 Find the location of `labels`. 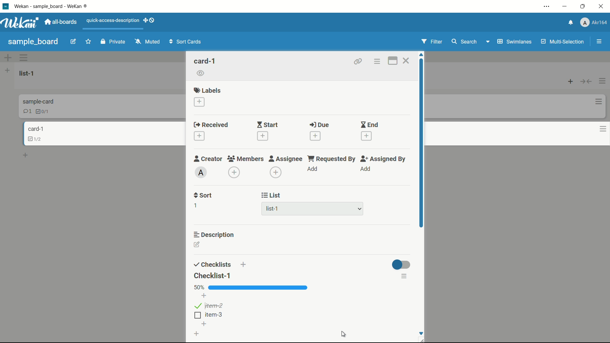

labels is located at coordinates (207, 90).